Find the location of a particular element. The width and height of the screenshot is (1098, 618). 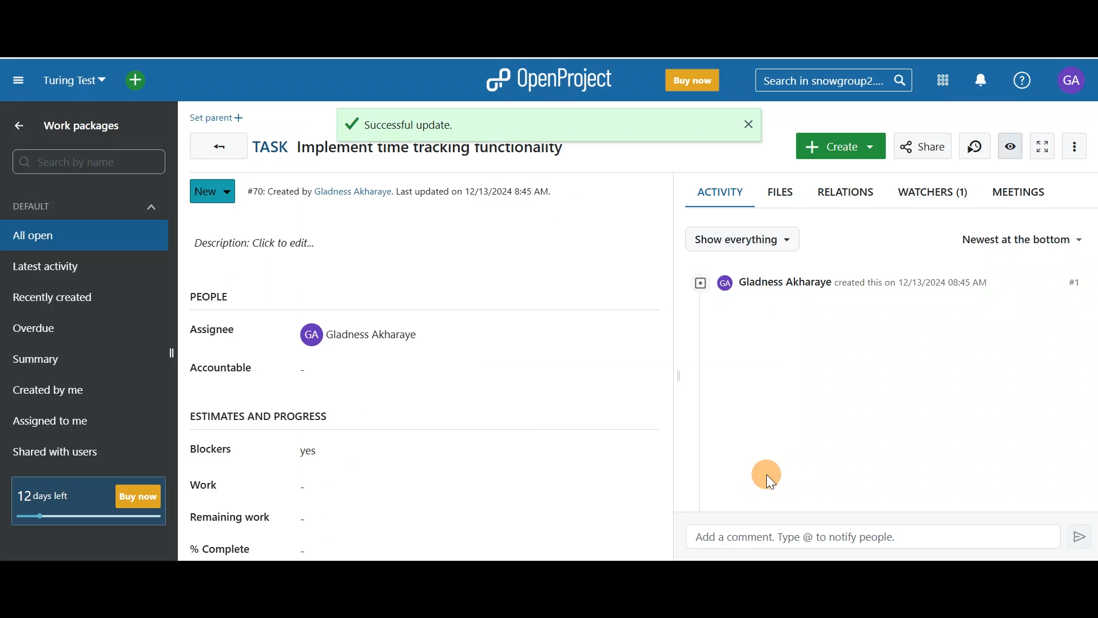

Implement time tracking functionality is located at coordinates (433, 152).